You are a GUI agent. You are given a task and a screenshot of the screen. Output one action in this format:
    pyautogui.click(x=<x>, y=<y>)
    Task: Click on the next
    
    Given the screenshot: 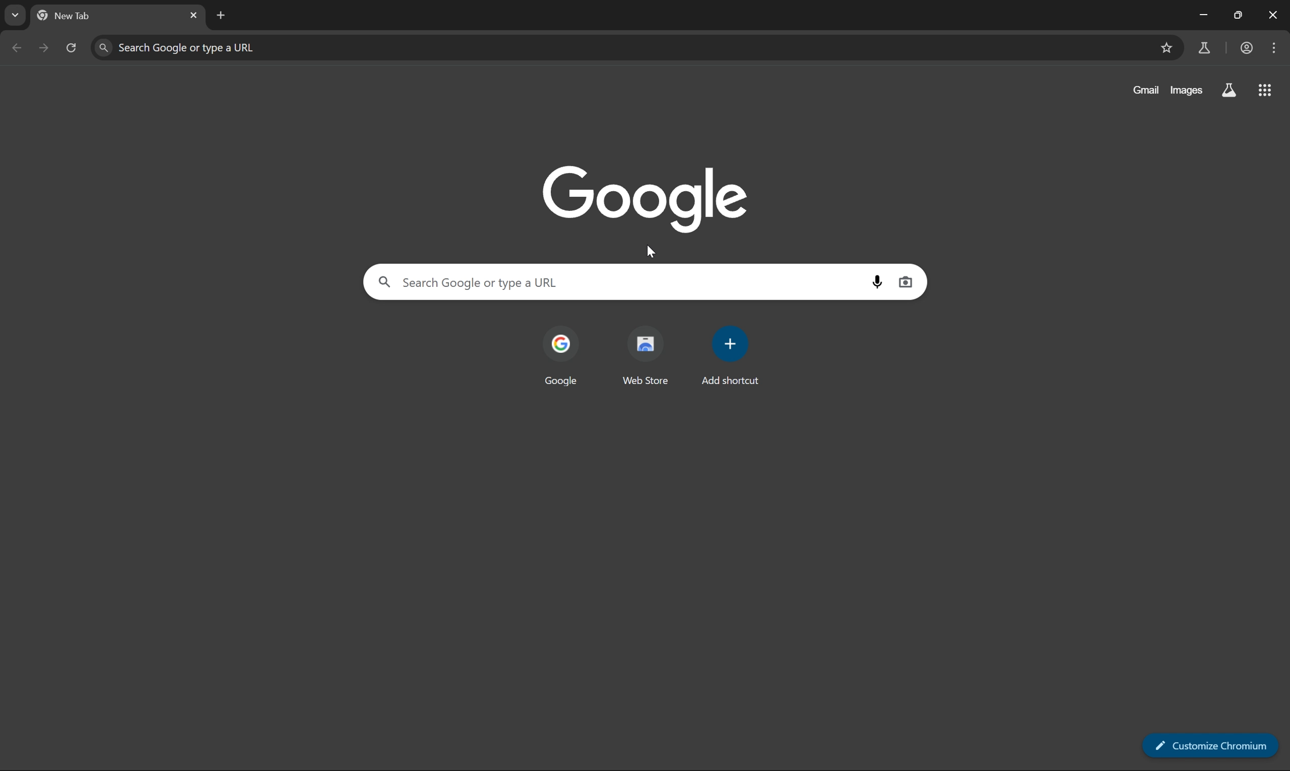 What is the action you would take?
    pyautogui.click(x=44, y=48)
    